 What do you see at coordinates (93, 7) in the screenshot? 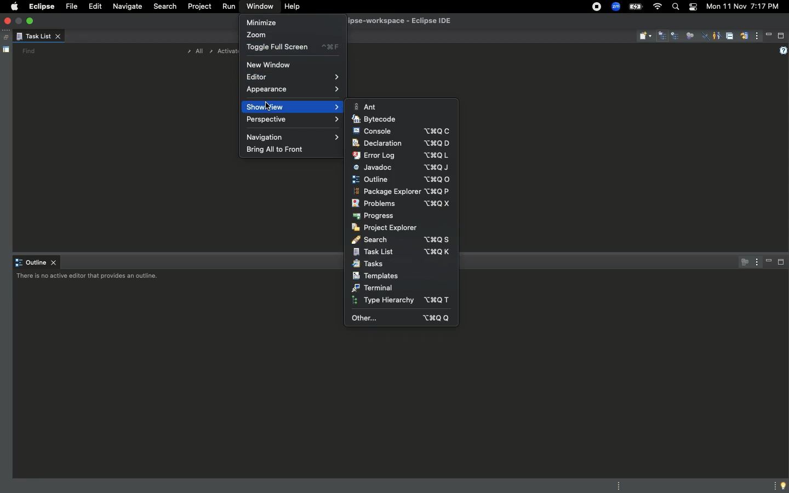
I see `Edit` at bounding box center [93, 7].